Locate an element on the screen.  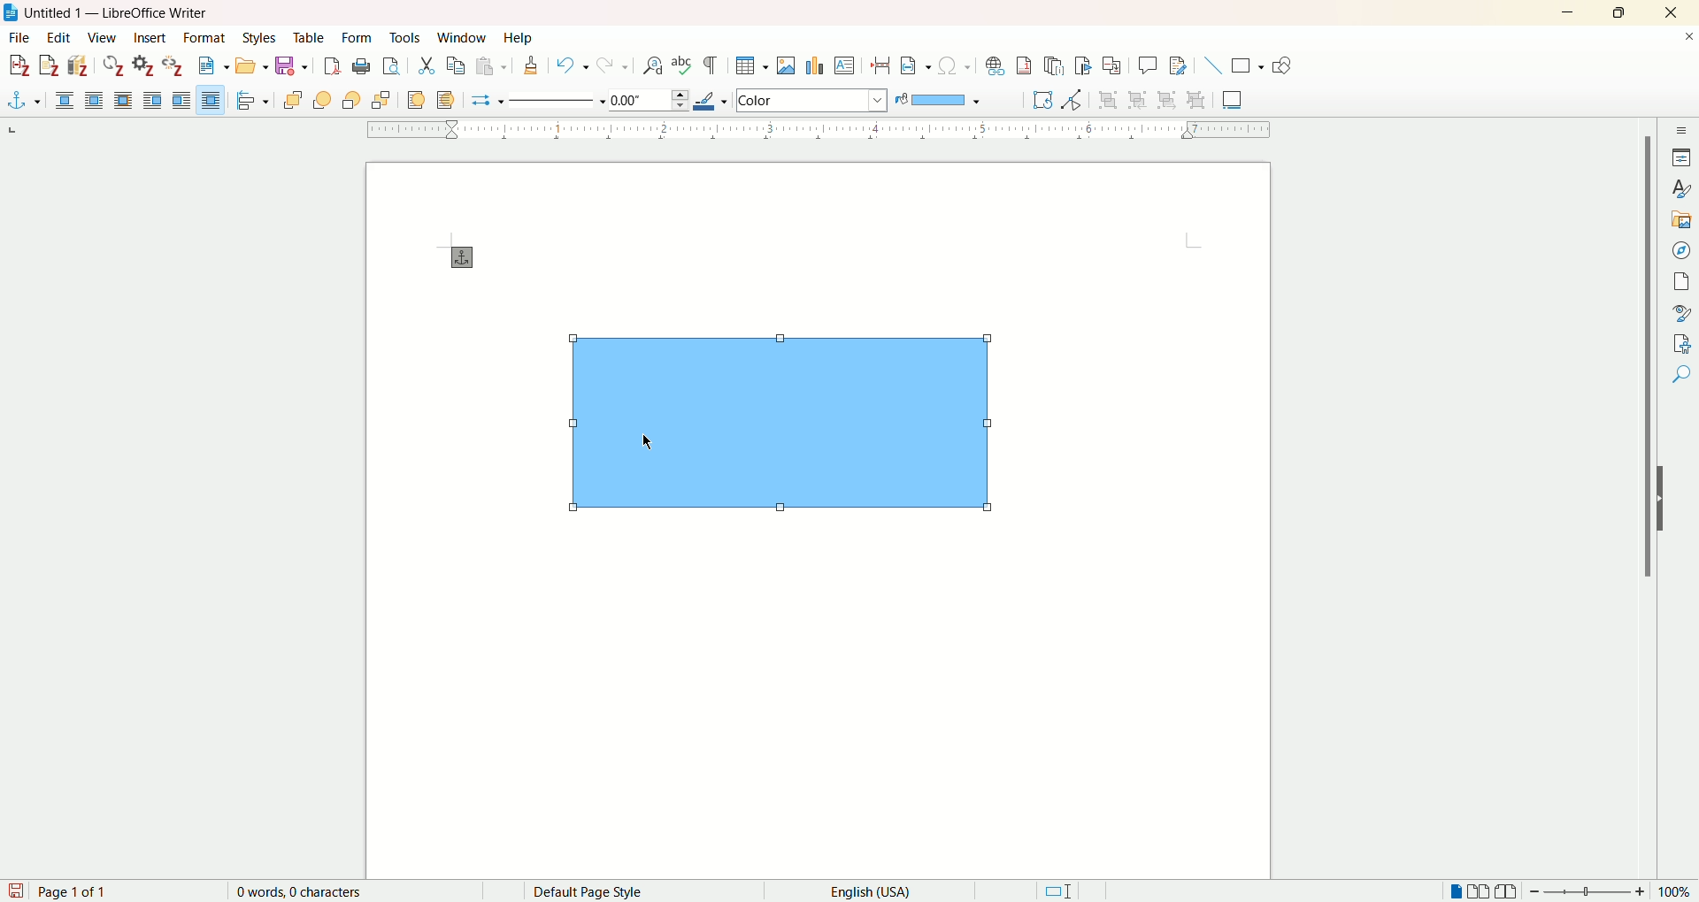
track changes is located at coordinates (1182, 64).